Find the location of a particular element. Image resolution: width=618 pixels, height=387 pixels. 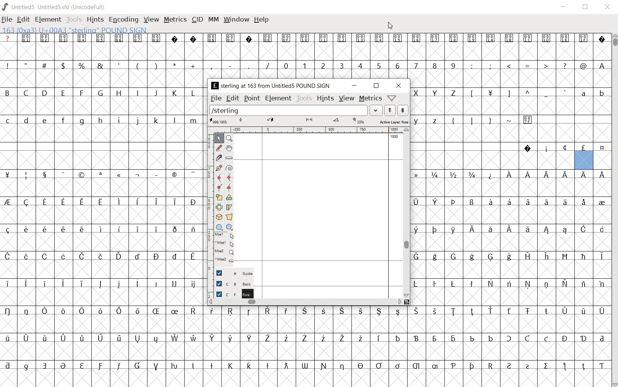

view is located at coordinates (347, 98).